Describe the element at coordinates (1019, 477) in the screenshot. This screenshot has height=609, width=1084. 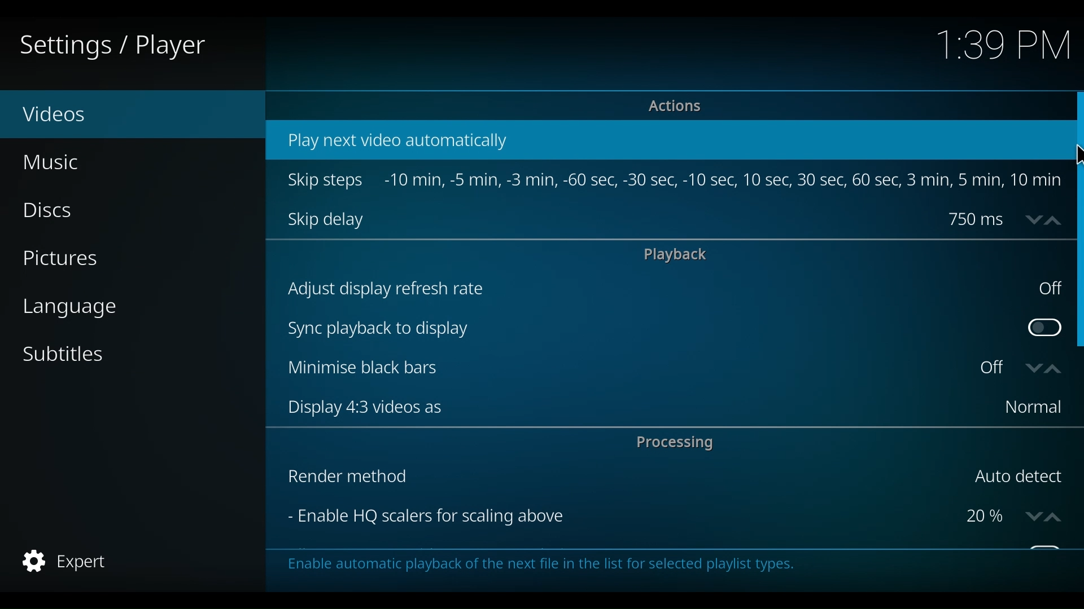
I see `Auto detect` at that location.